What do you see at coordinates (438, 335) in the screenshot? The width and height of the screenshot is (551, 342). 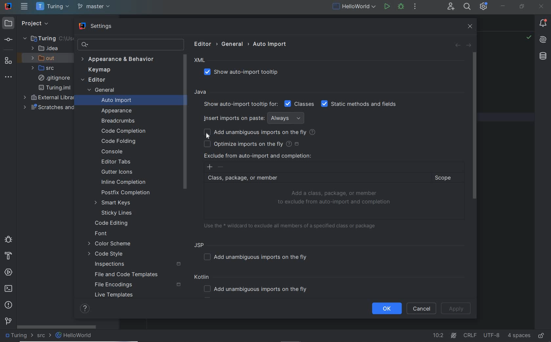 I see `go to line 10:2` at bounding box center [438, 335].